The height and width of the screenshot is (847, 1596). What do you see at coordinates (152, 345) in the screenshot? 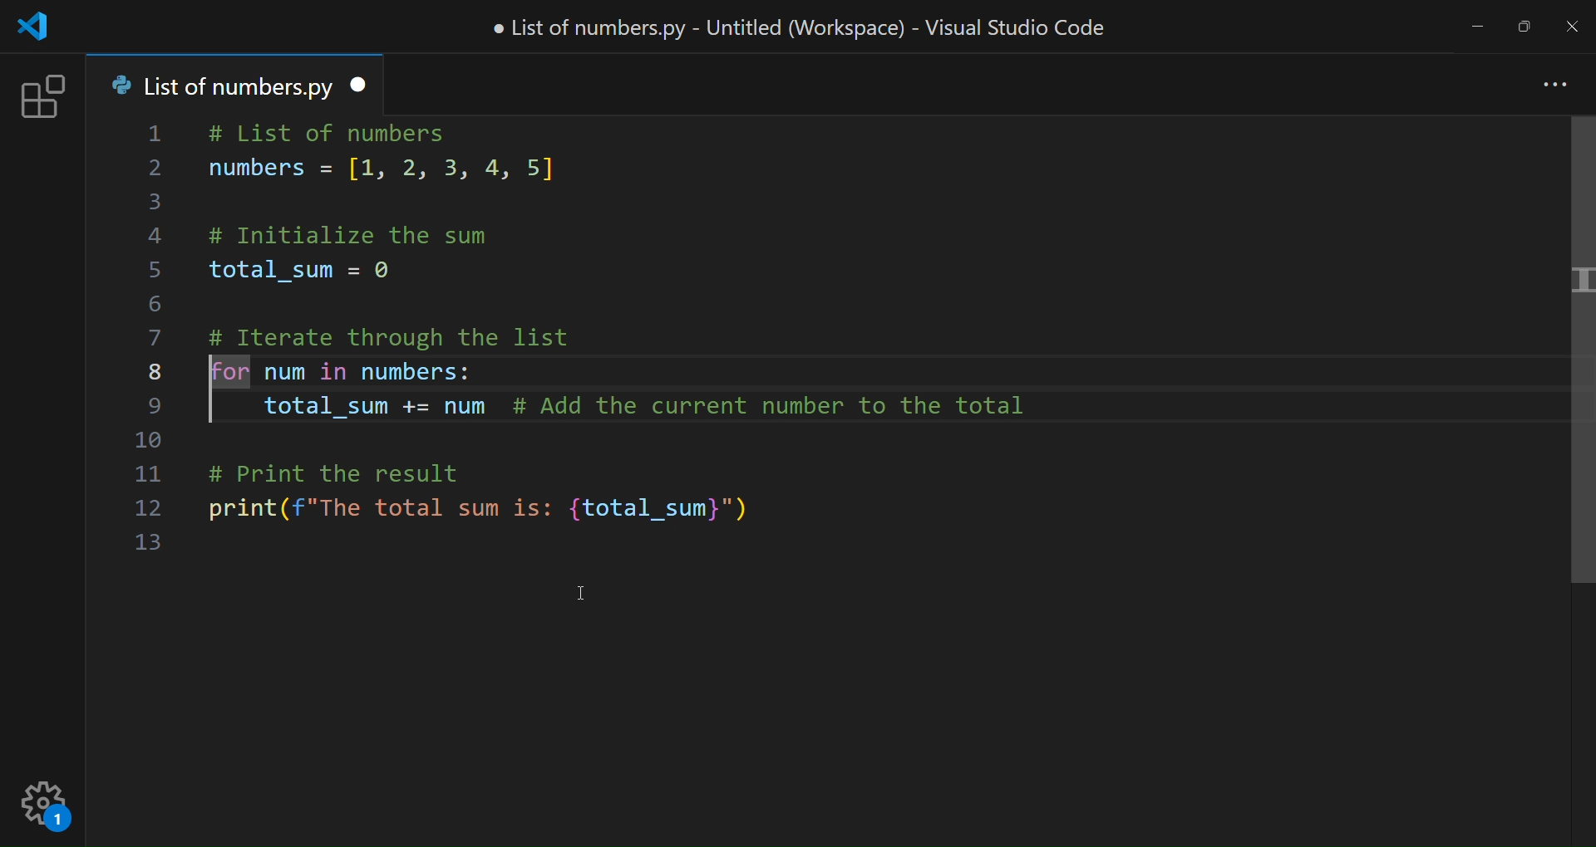
I see `line number` at bounding box center [152, 345].